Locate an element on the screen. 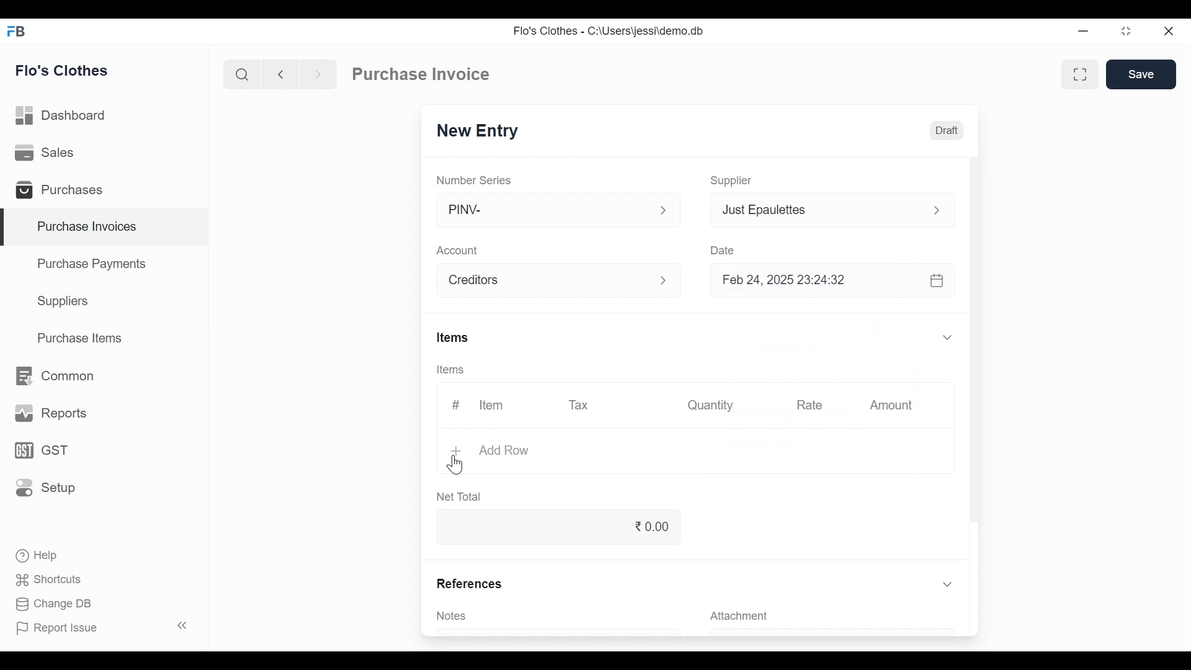 The width and height of the screenshot is (1191, 670). Account is located at coordinates (547, 280).